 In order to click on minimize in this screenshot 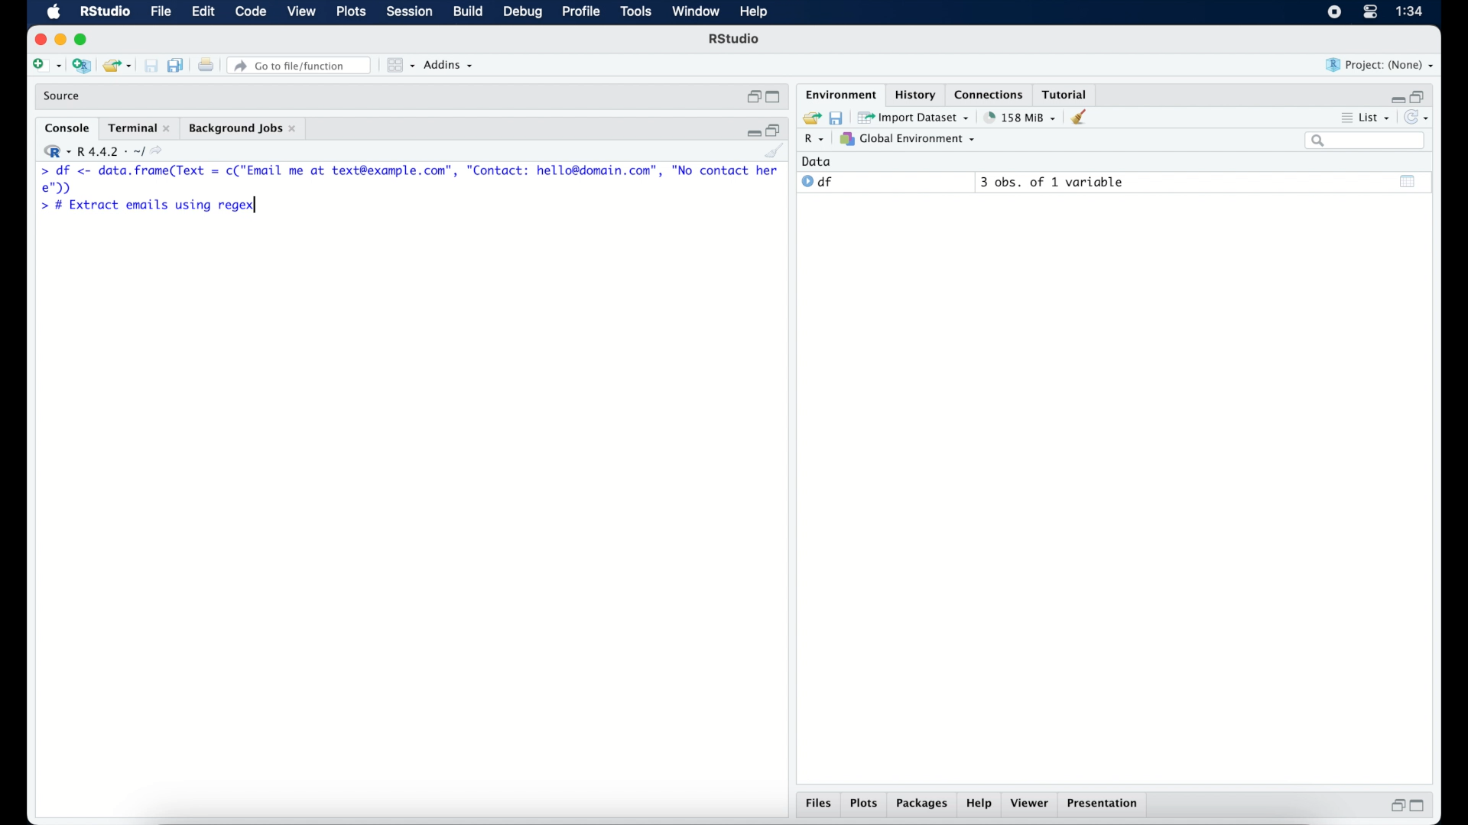, I will do `click(1398, 96)`.